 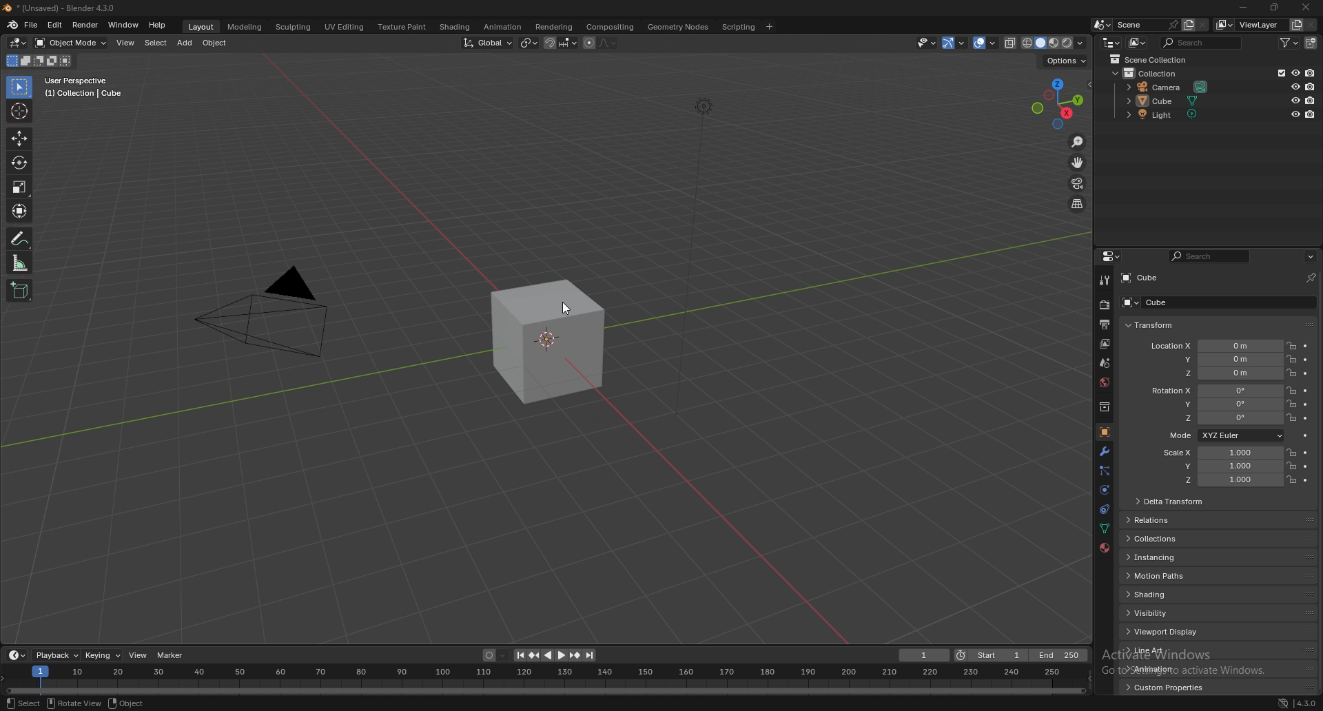 I want to click on rotation y, so click(x=1219, y=403).